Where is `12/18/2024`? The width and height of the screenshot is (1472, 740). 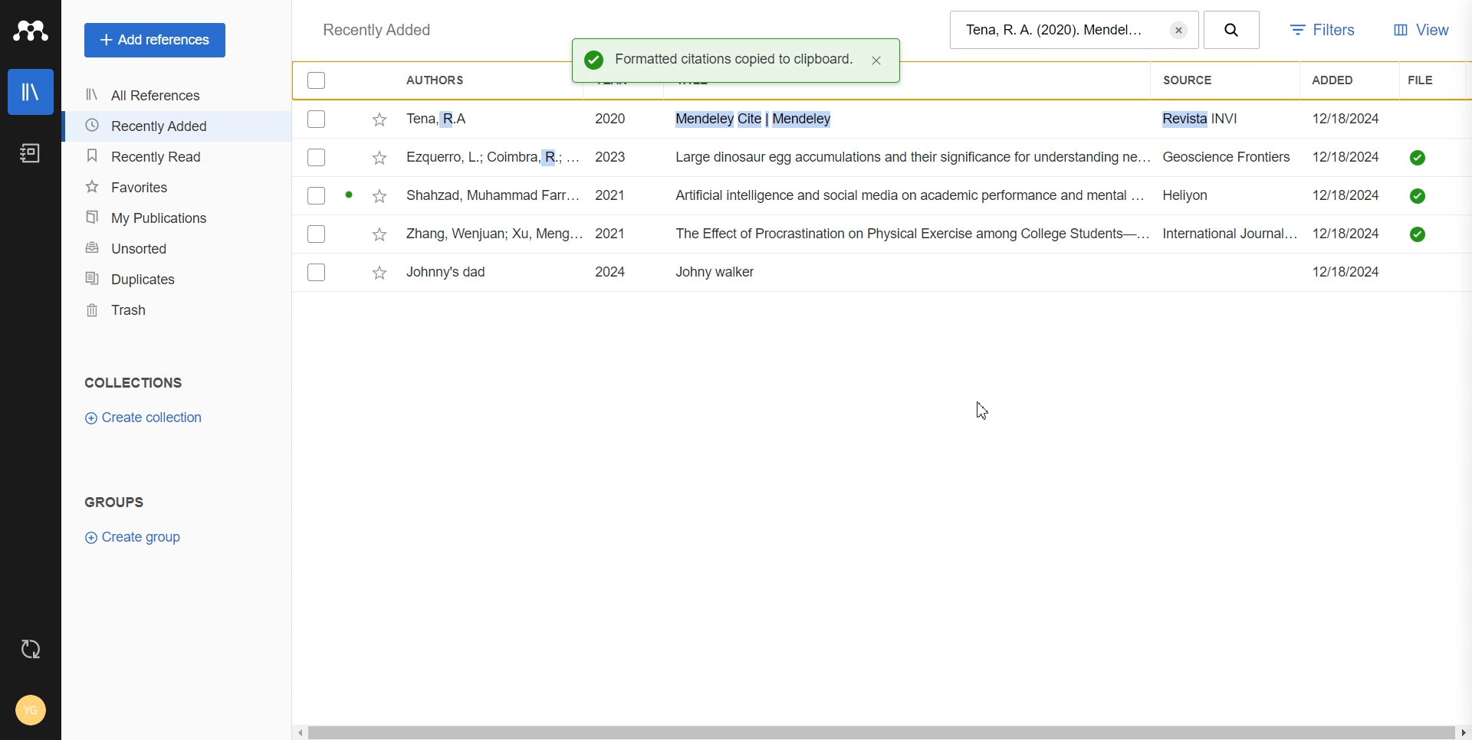
12/18/2024 is located at coordinates (1352, 194).